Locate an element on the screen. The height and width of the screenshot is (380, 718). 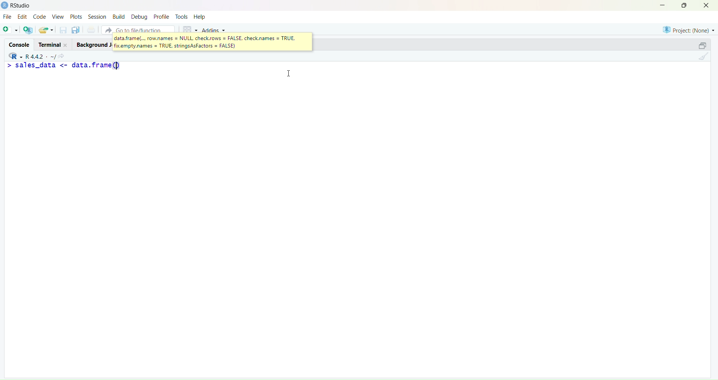
Terminal is located at coordinates (51, 44).